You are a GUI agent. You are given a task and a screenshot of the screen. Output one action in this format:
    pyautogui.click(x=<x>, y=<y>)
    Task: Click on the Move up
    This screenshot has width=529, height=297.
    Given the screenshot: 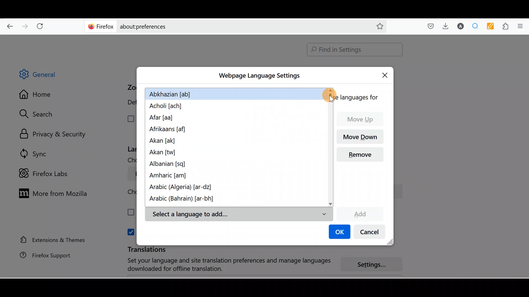 What is the action you would take?
    pyautogui.click(x=363, y=119)
    